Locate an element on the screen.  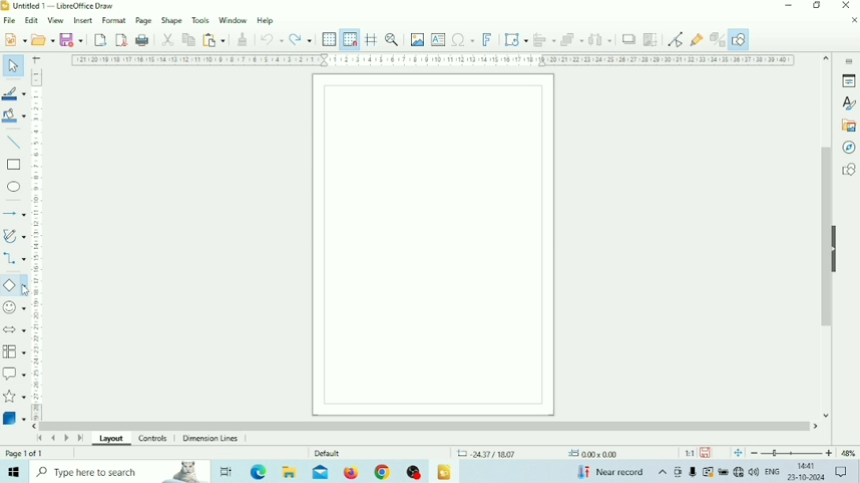
Insert Image is located at coordinates (417, 39).